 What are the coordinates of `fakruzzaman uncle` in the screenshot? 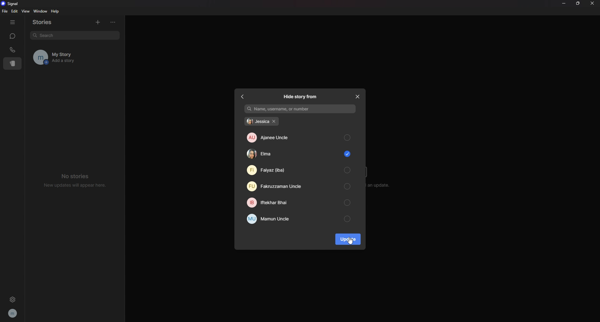 It's located at (297, 186).